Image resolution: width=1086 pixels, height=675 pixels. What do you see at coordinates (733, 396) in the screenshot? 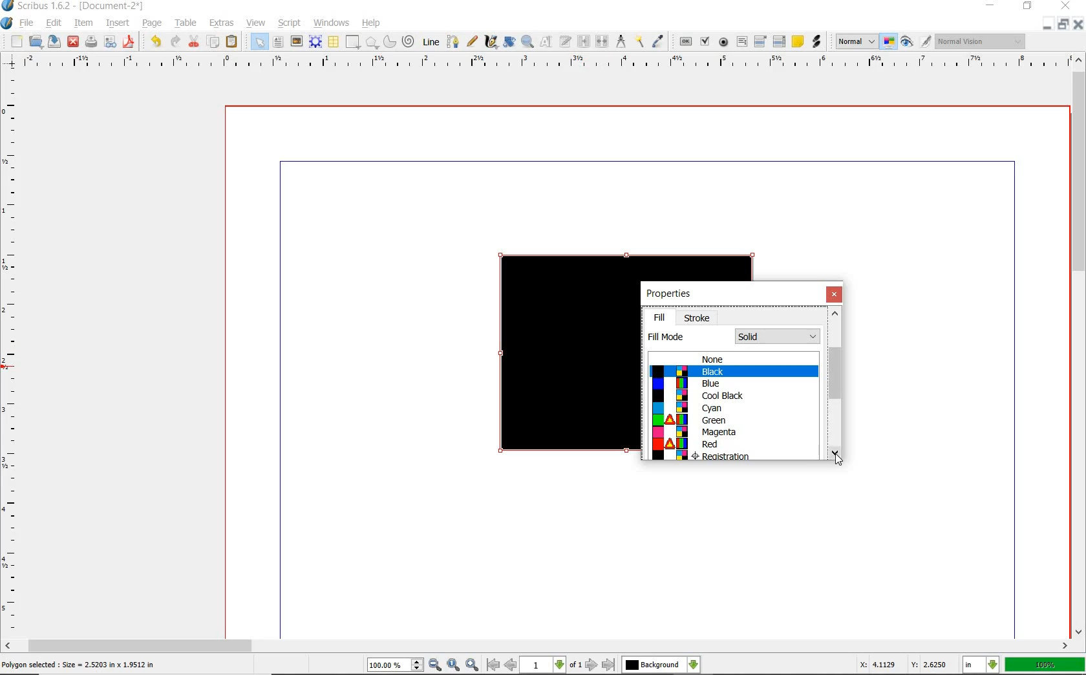
I see `Cool Black` at bounding box center [733, 396].